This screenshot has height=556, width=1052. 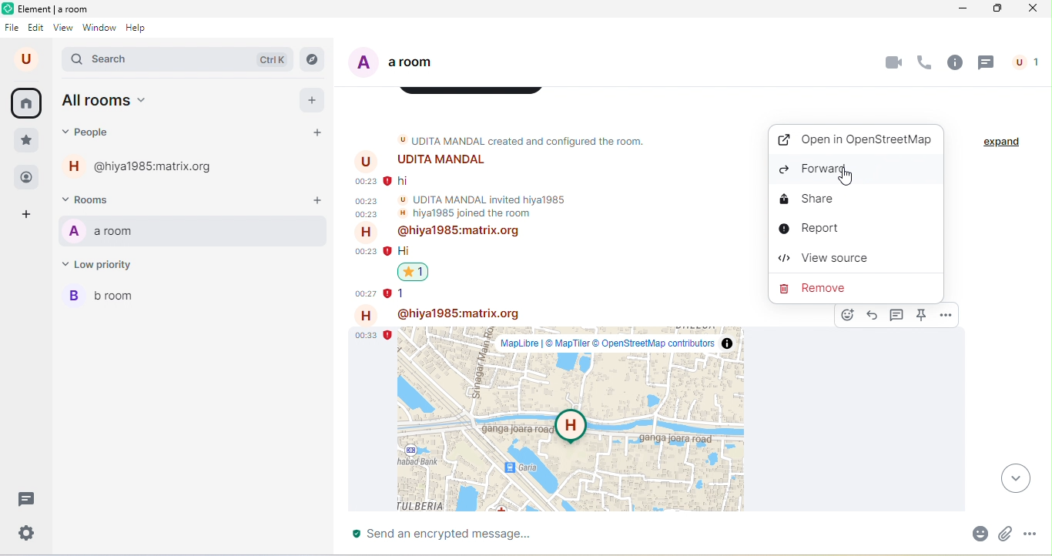 I want to click on reply, so click(x=873, y=317).